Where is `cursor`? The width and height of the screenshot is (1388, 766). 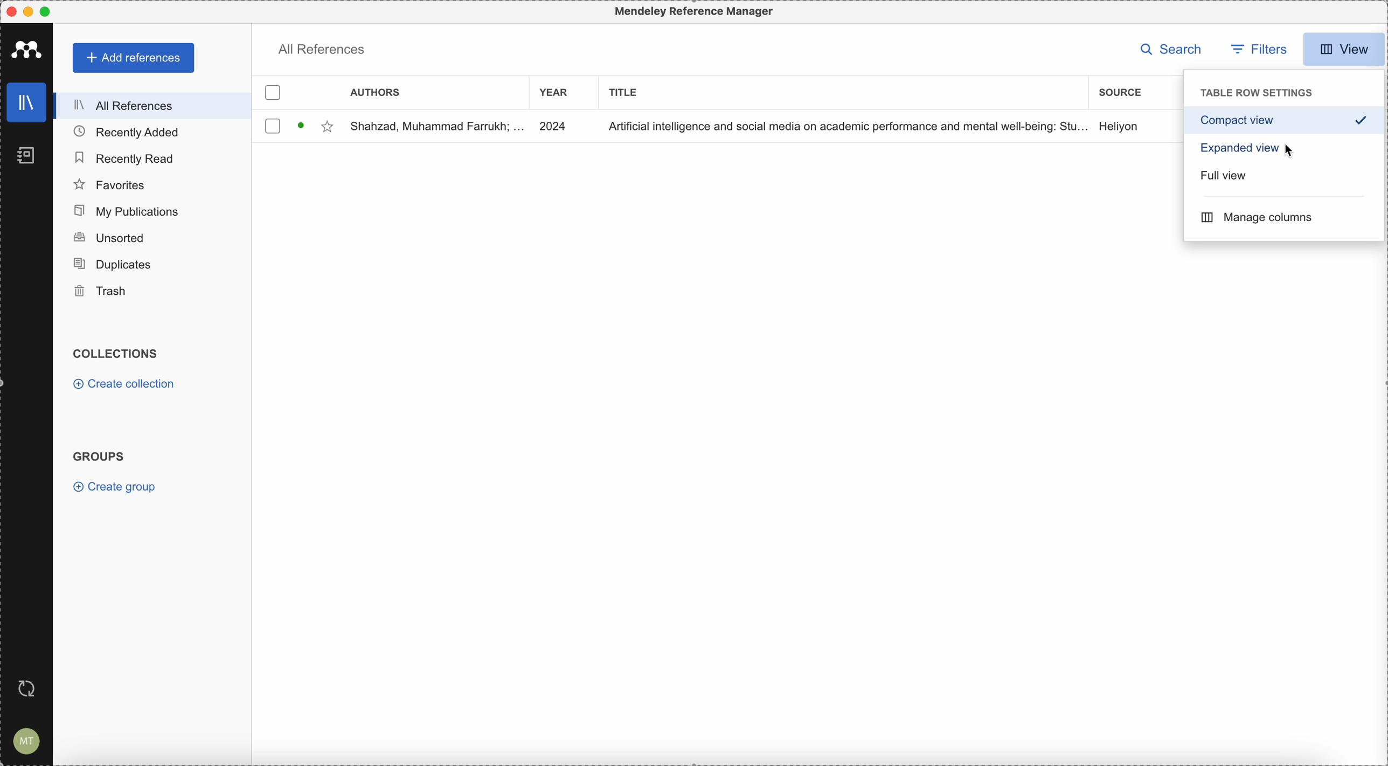
cursor is located at coordinates (1290, 151).